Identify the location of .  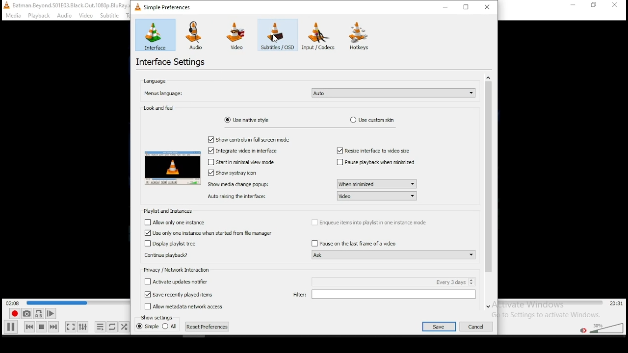
(182, 271).